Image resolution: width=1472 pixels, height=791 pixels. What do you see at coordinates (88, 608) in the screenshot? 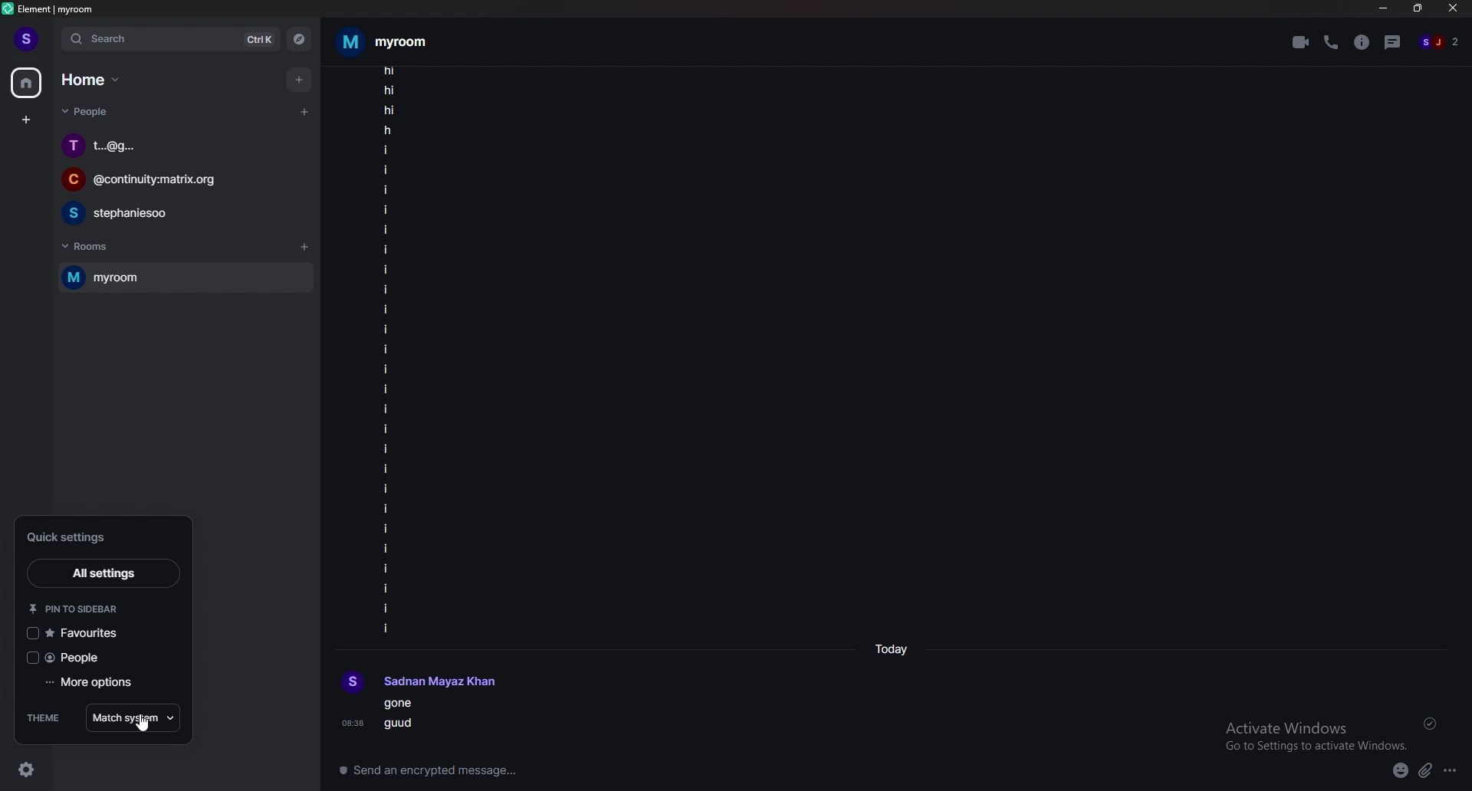
I see `pin to sidebar` at bounding box center [88, 608].